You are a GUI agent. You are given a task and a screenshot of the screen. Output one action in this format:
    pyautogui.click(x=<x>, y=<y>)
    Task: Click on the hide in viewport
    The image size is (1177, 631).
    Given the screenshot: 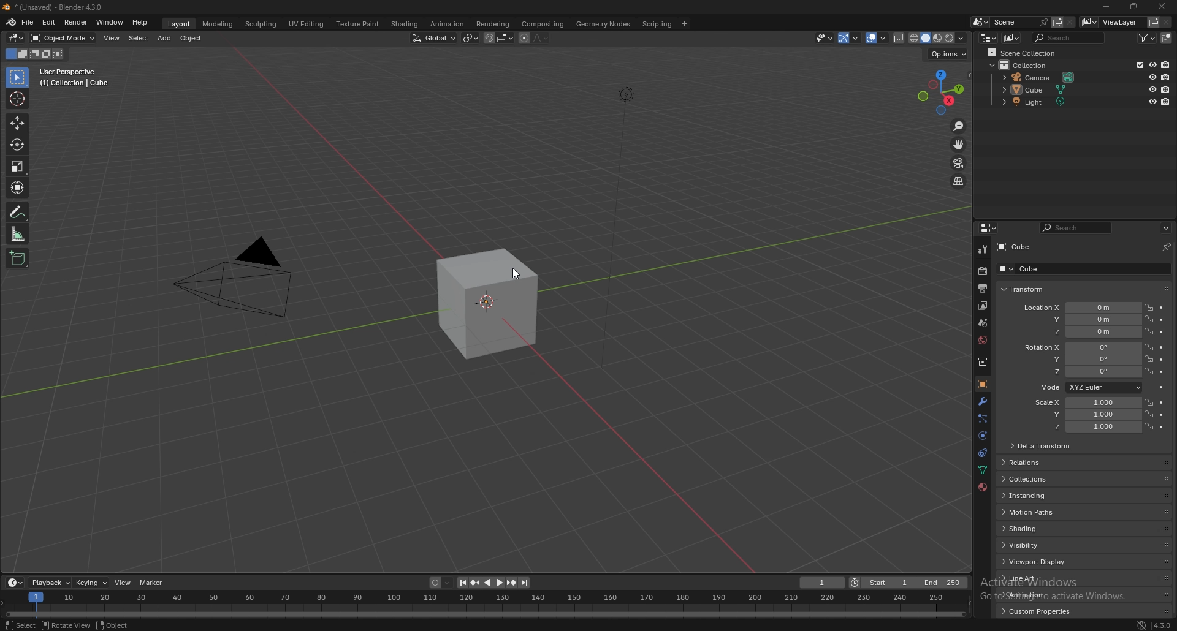 What is the action you would take?
    pyautogui.click(x=1151, y=89)
    